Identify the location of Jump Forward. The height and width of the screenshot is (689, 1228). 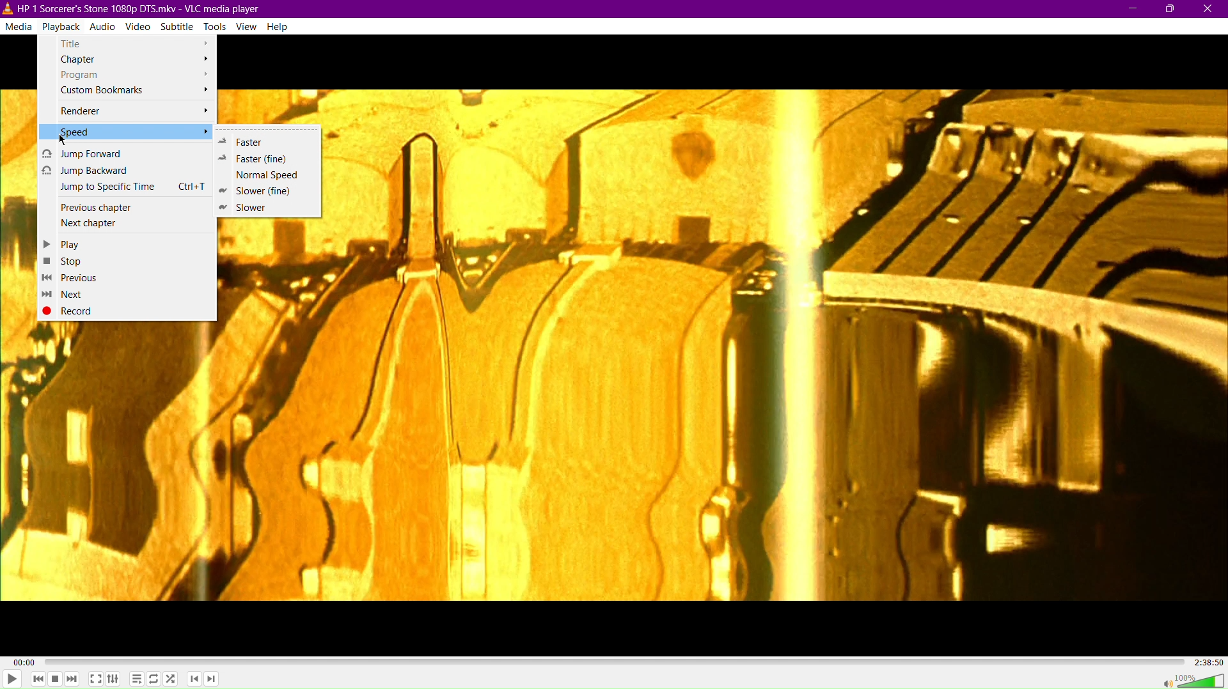
(126, 153).